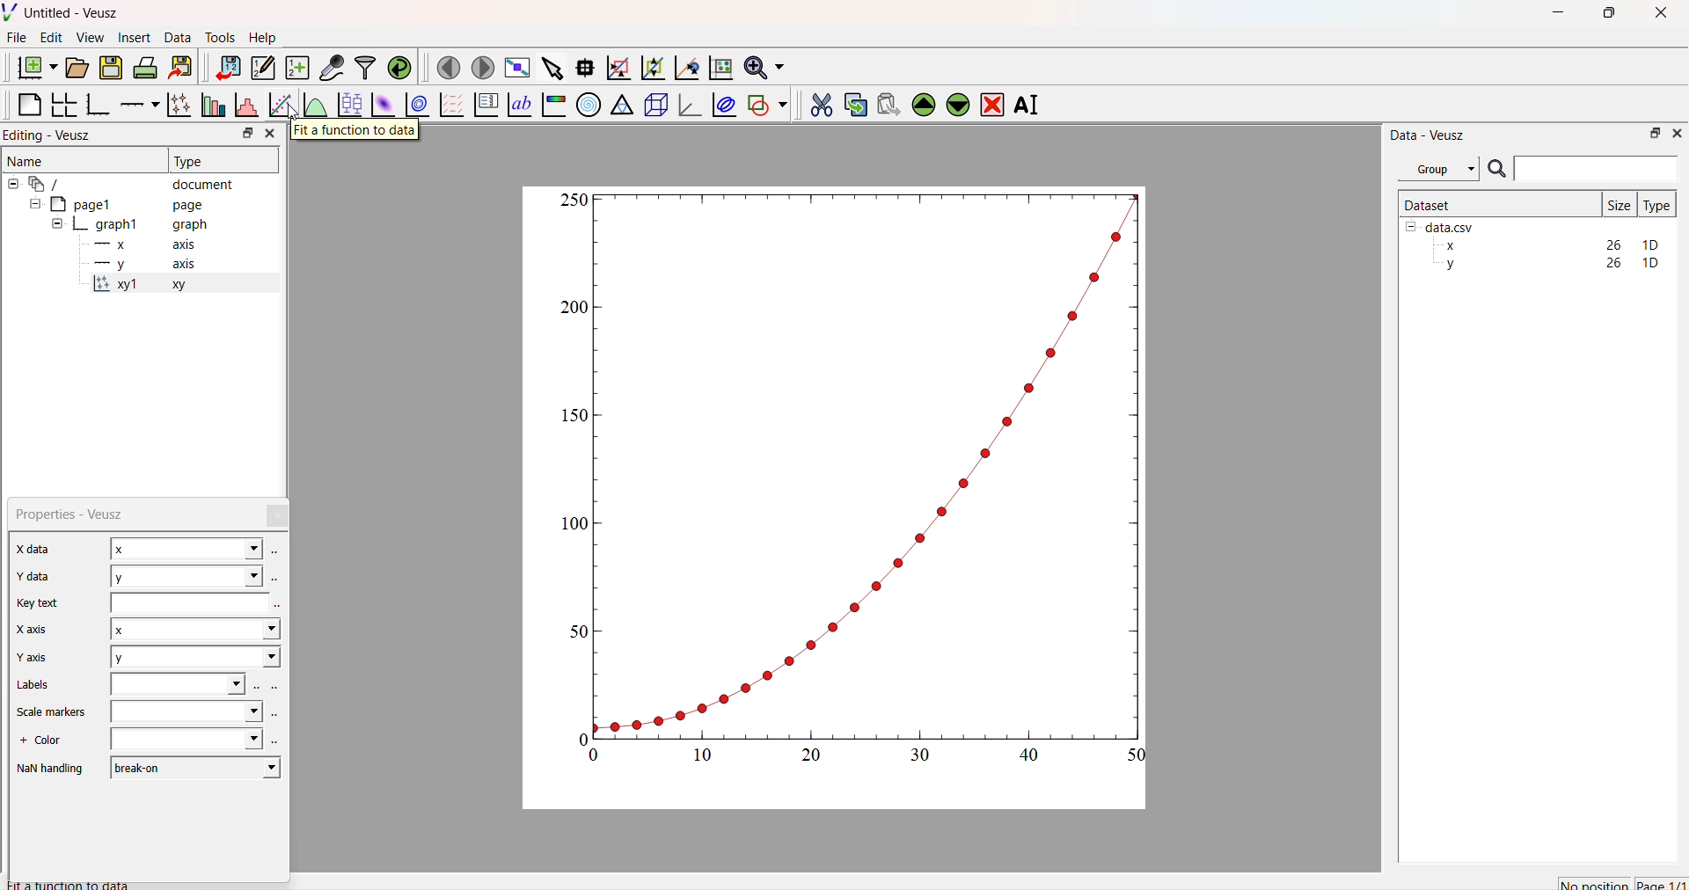 Image resolution: width=1689 pixels, height=890 pixels. I want to click on Add an axis to plot, so click(135, 103).